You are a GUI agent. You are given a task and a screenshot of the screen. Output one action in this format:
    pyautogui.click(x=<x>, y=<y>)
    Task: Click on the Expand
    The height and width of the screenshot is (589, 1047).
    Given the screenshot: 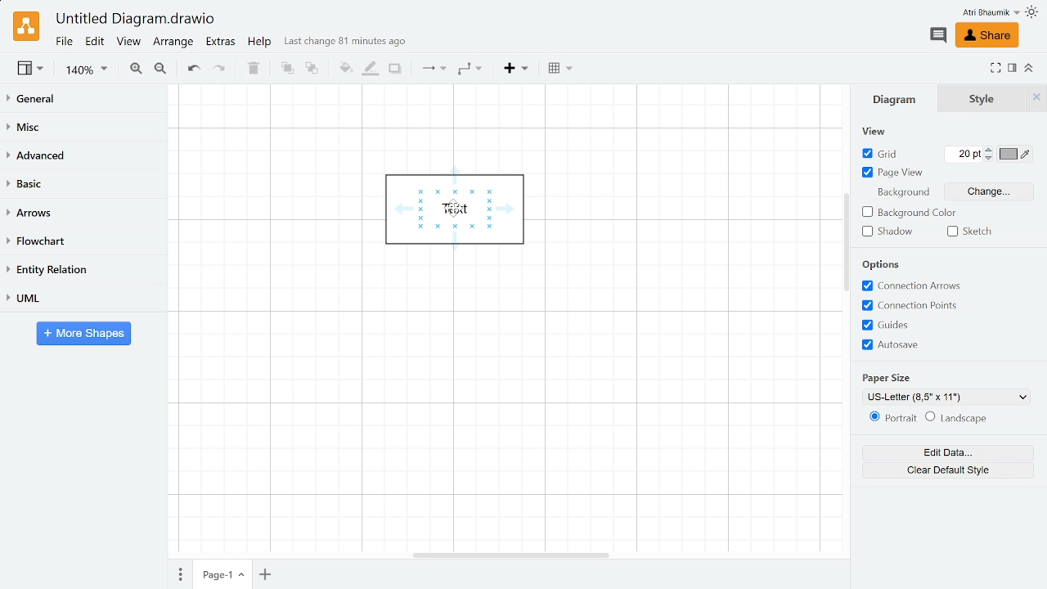 What is the action you would take?
    pyautogui.click(x=995, y=67)
    